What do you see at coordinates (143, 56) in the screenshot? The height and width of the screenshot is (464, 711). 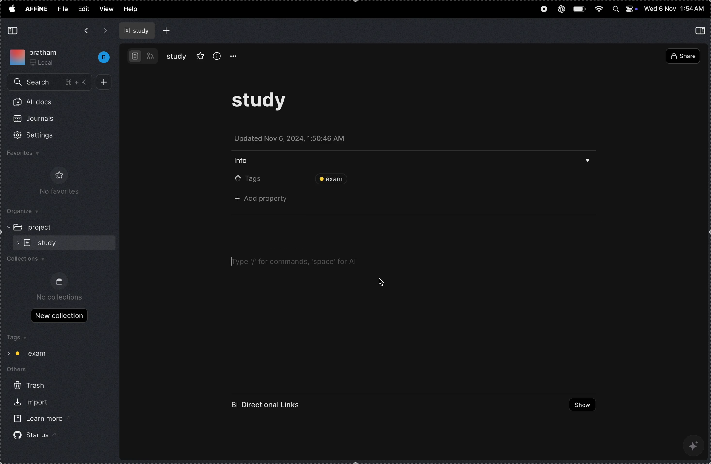 I see `work bench` at bounding box center [143, 56].